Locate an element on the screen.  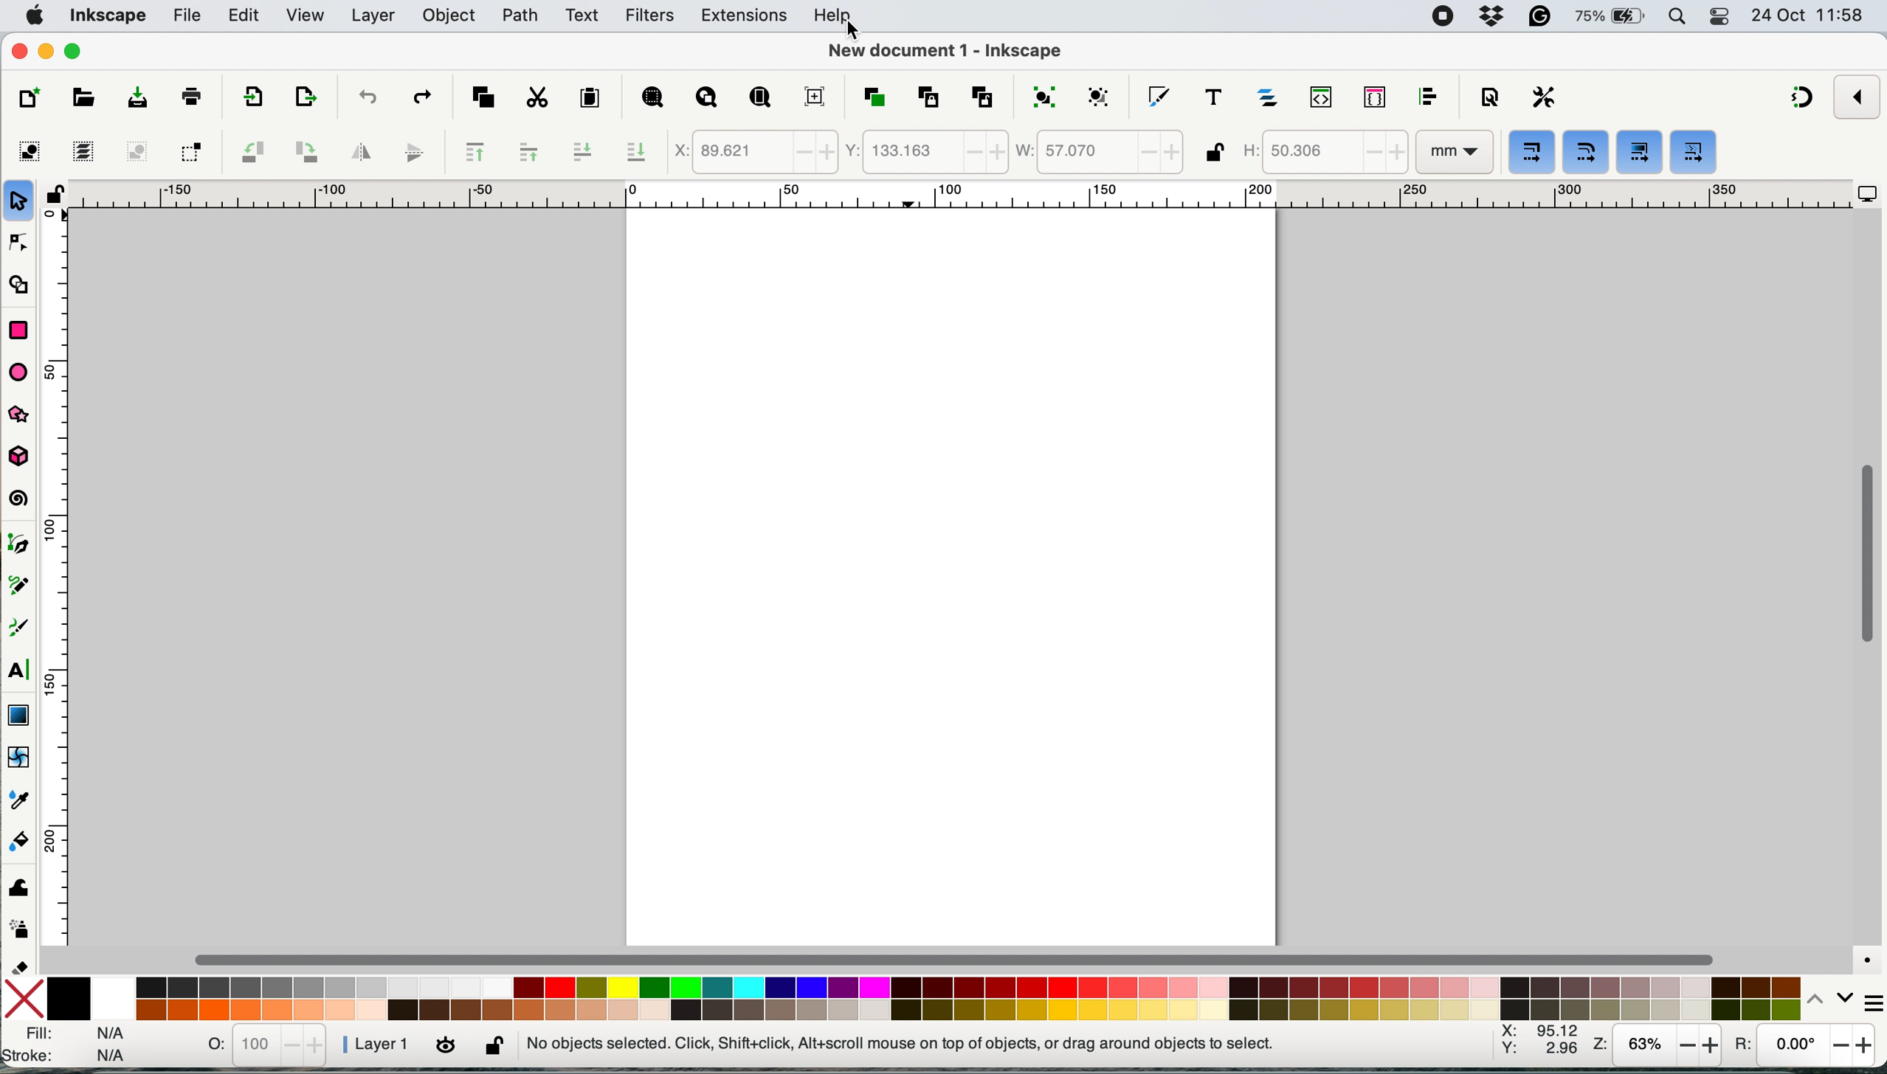
text and fonts is located at coordinates (1207, 98).